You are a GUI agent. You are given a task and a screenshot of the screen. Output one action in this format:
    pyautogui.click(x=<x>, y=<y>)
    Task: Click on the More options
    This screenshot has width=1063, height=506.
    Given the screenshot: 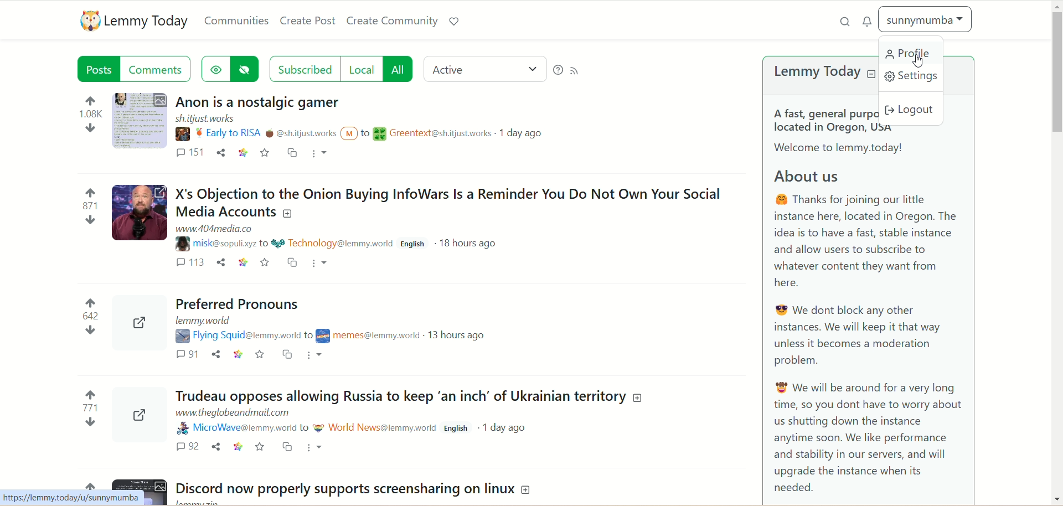 What is the action you would take?
    pyautogui.click(x=323, y=263)
    